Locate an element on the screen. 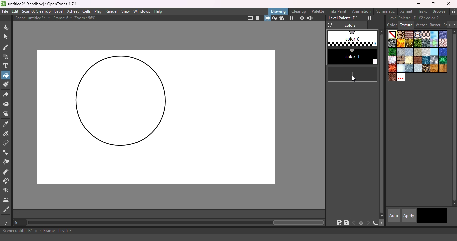 The height and width of the screenshot is (241, 457). Cutter tool is located at coordinates (6, 210).